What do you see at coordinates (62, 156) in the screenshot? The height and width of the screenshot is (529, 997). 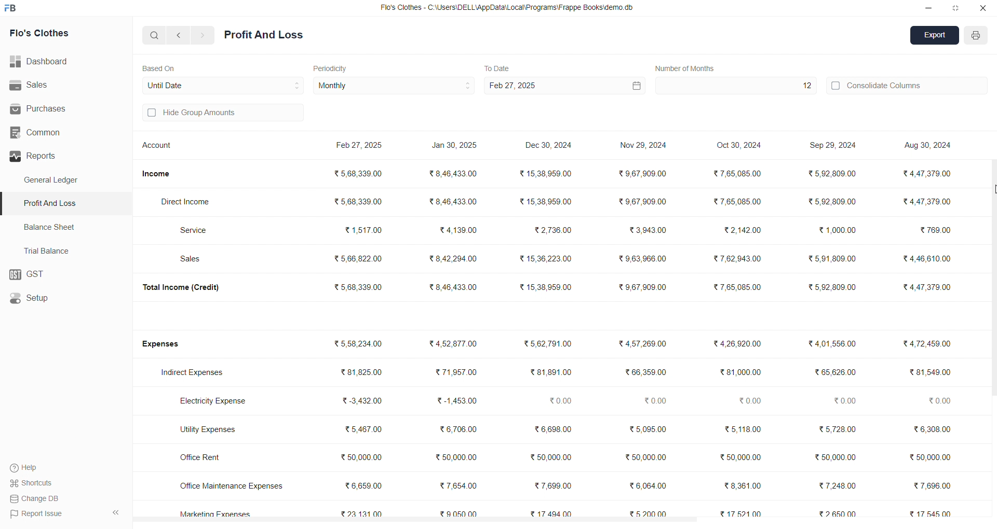 I see `Reports` at bounding box center [62, 156].